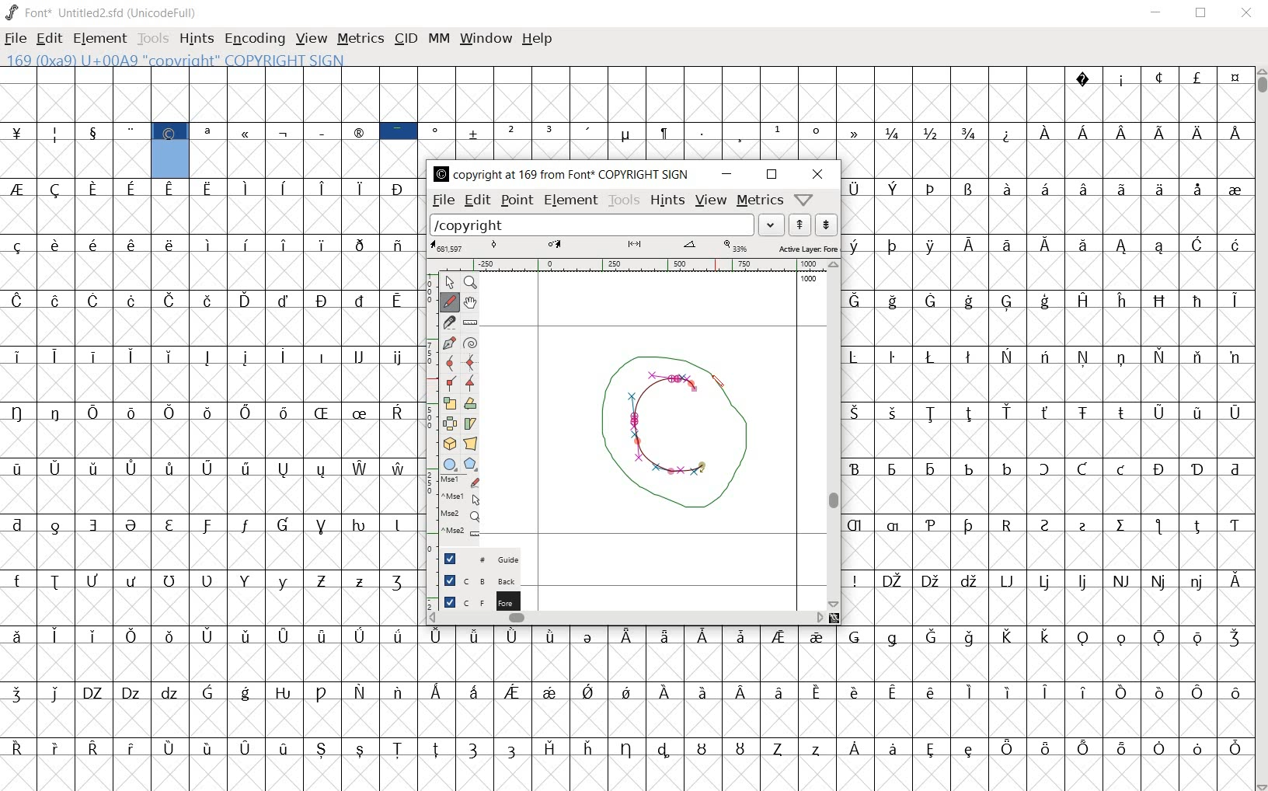  What do you see at coordinates (442, 200) in the screenshot?
I see `file` at bounding box center [442, 200].